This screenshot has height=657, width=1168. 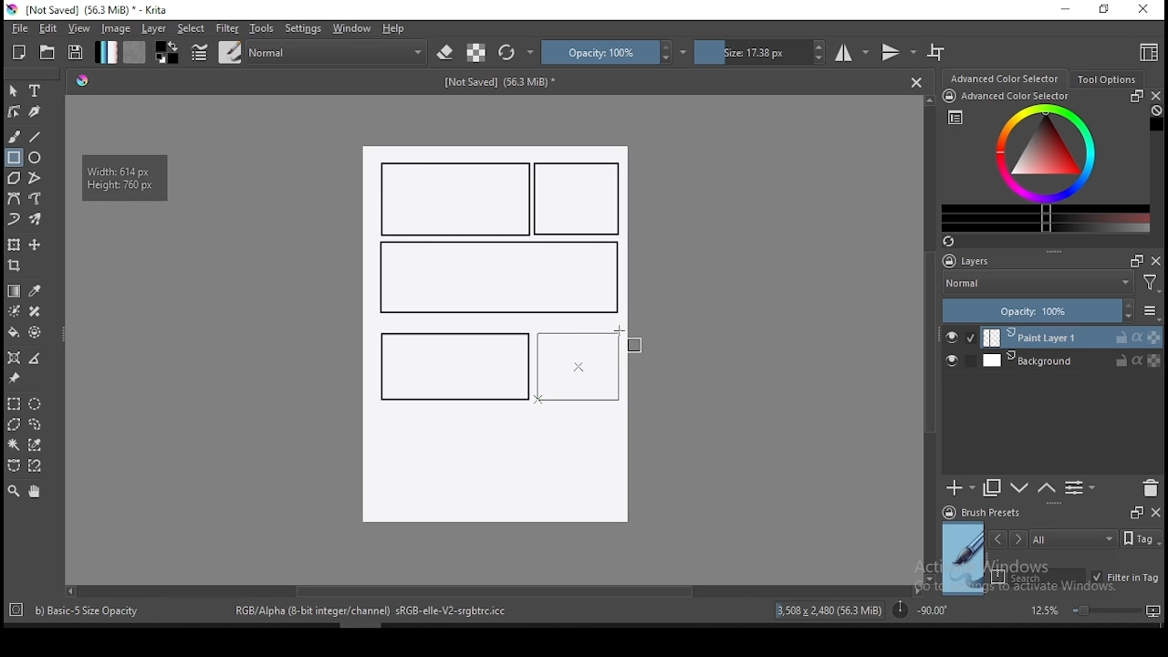 I want to click on layer visibility on/off, so click(x=956, y=362).